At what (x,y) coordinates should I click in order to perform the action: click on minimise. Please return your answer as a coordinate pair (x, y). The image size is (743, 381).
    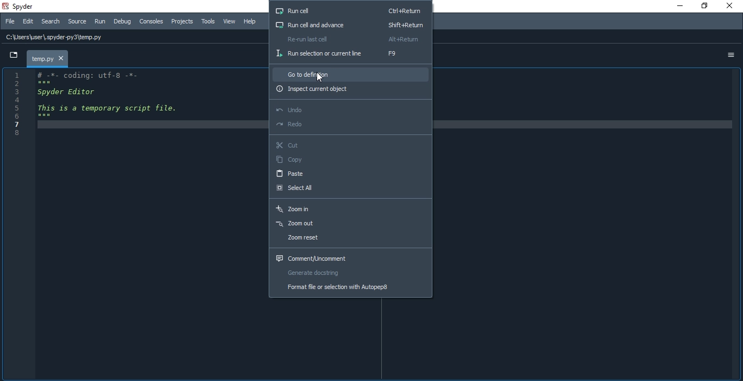
    Looking at the image, I should click on (677, 5).